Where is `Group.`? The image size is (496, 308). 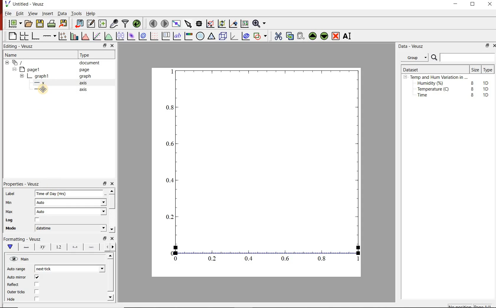 Group. is located at coordinates (416, 56).